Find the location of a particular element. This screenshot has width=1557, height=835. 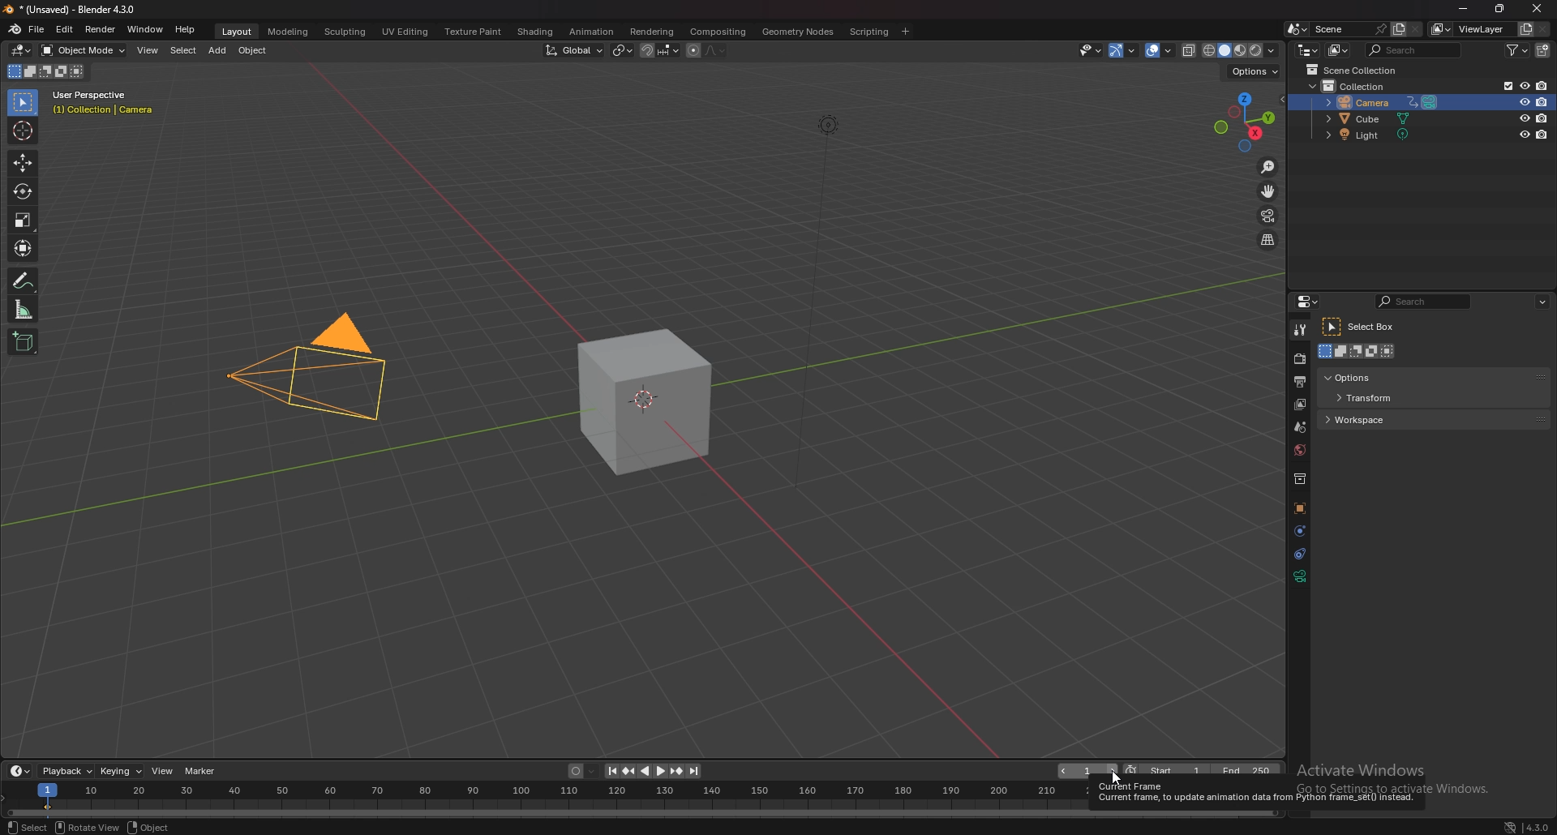

add workspace is located at coordinates (906, 30).